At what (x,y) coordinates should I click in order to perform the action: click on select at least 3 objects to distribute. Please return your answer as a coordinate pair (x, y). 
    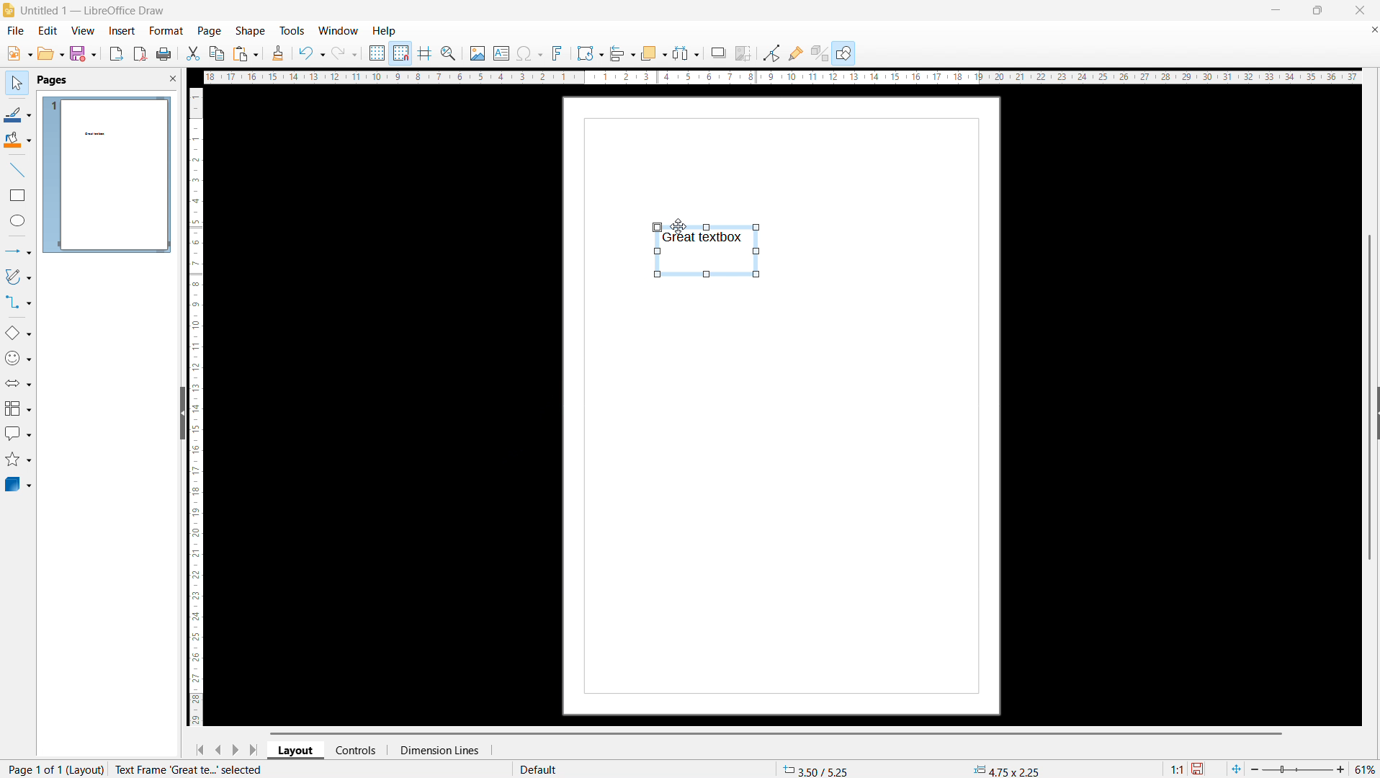
    Looking at the image, I should click on (686, 53).